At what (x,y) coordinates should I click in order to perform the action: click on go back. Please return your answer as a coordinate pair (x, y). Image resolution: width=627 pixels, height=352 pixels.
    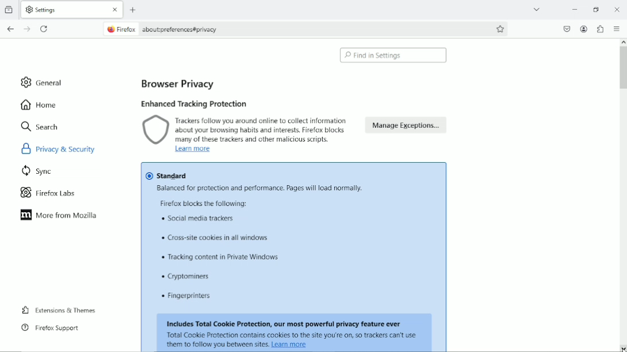
    Looking at the image, I should click on (11, 29).